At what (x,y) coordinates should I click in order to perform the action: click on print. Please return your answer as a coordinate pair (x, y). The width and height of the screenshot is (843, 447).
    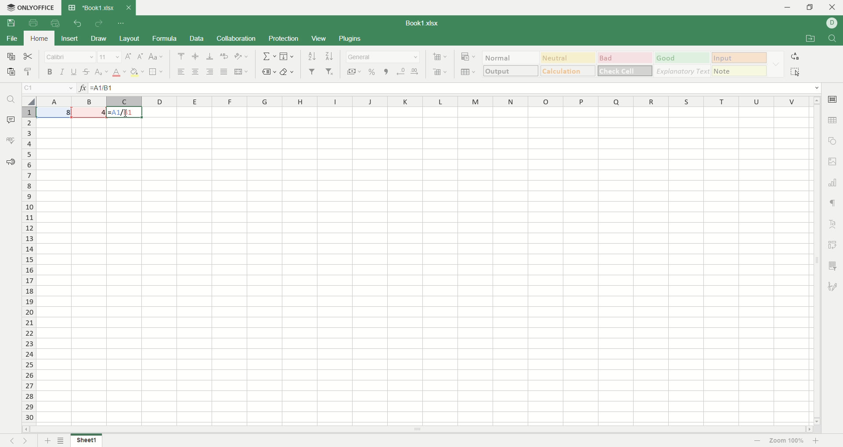
    Looking at the image, I should click on (33, 23).